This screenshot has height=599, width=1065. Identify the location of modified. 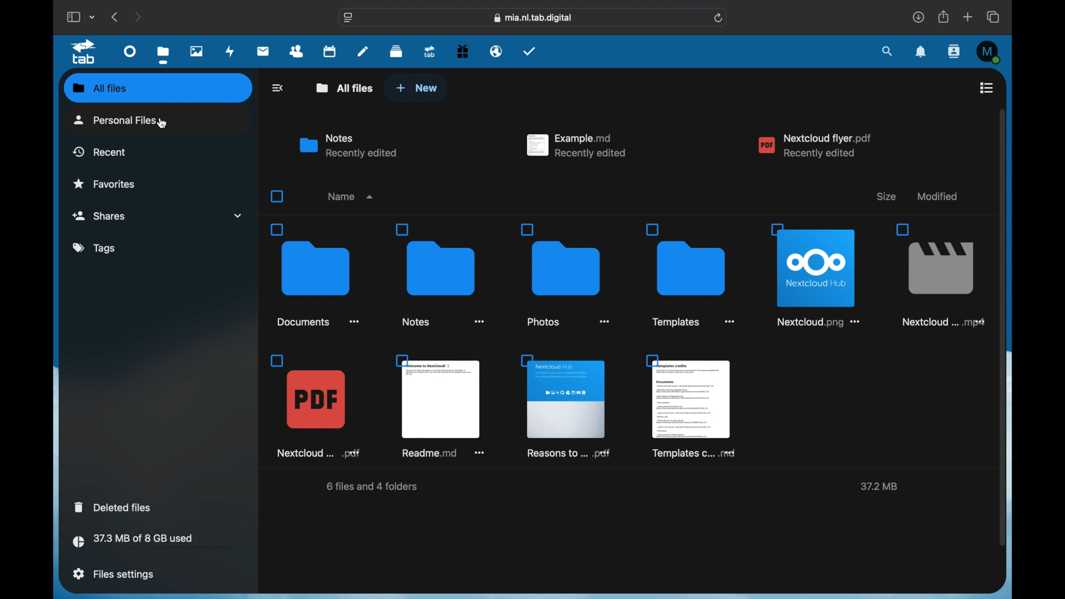
(937, 196).